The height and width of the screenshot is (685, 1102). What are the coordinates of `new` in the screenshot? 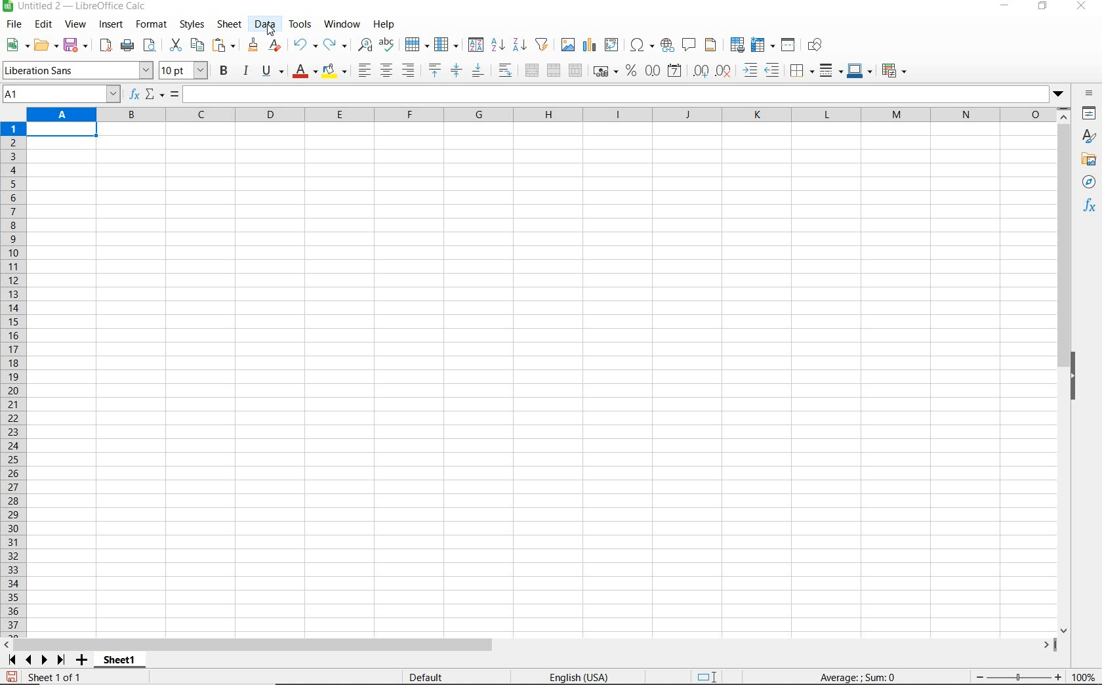 It's located at (18, 45).